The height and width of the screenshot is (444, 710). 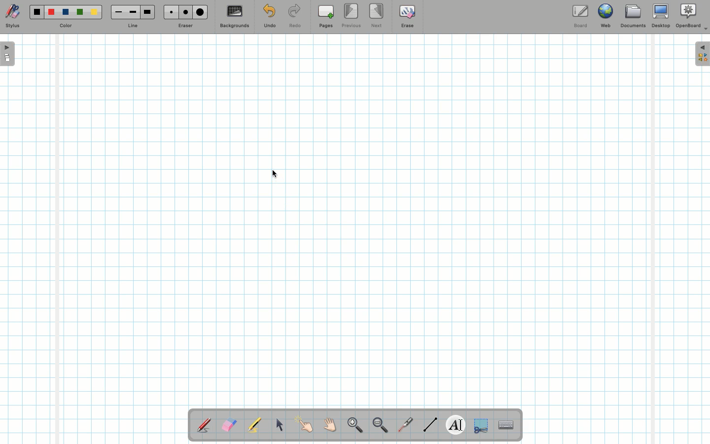 What do you see at coordinates (403, 425) in the screenshot?
I see `Laser pointer` at bounding box center [403, 425].